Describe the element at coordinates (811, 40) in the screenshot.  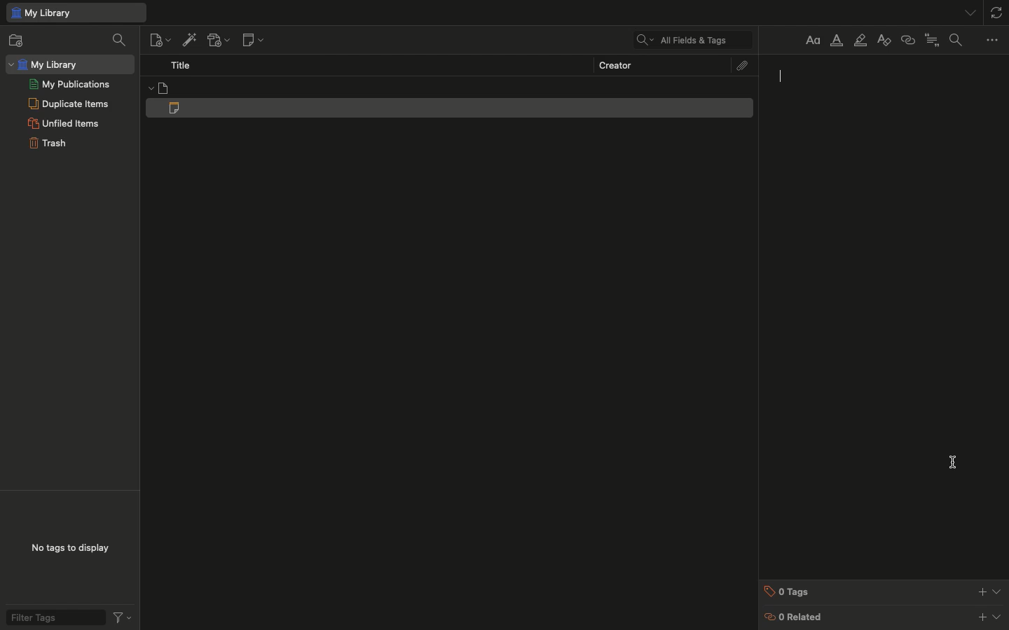
I see `Format text` at that location.